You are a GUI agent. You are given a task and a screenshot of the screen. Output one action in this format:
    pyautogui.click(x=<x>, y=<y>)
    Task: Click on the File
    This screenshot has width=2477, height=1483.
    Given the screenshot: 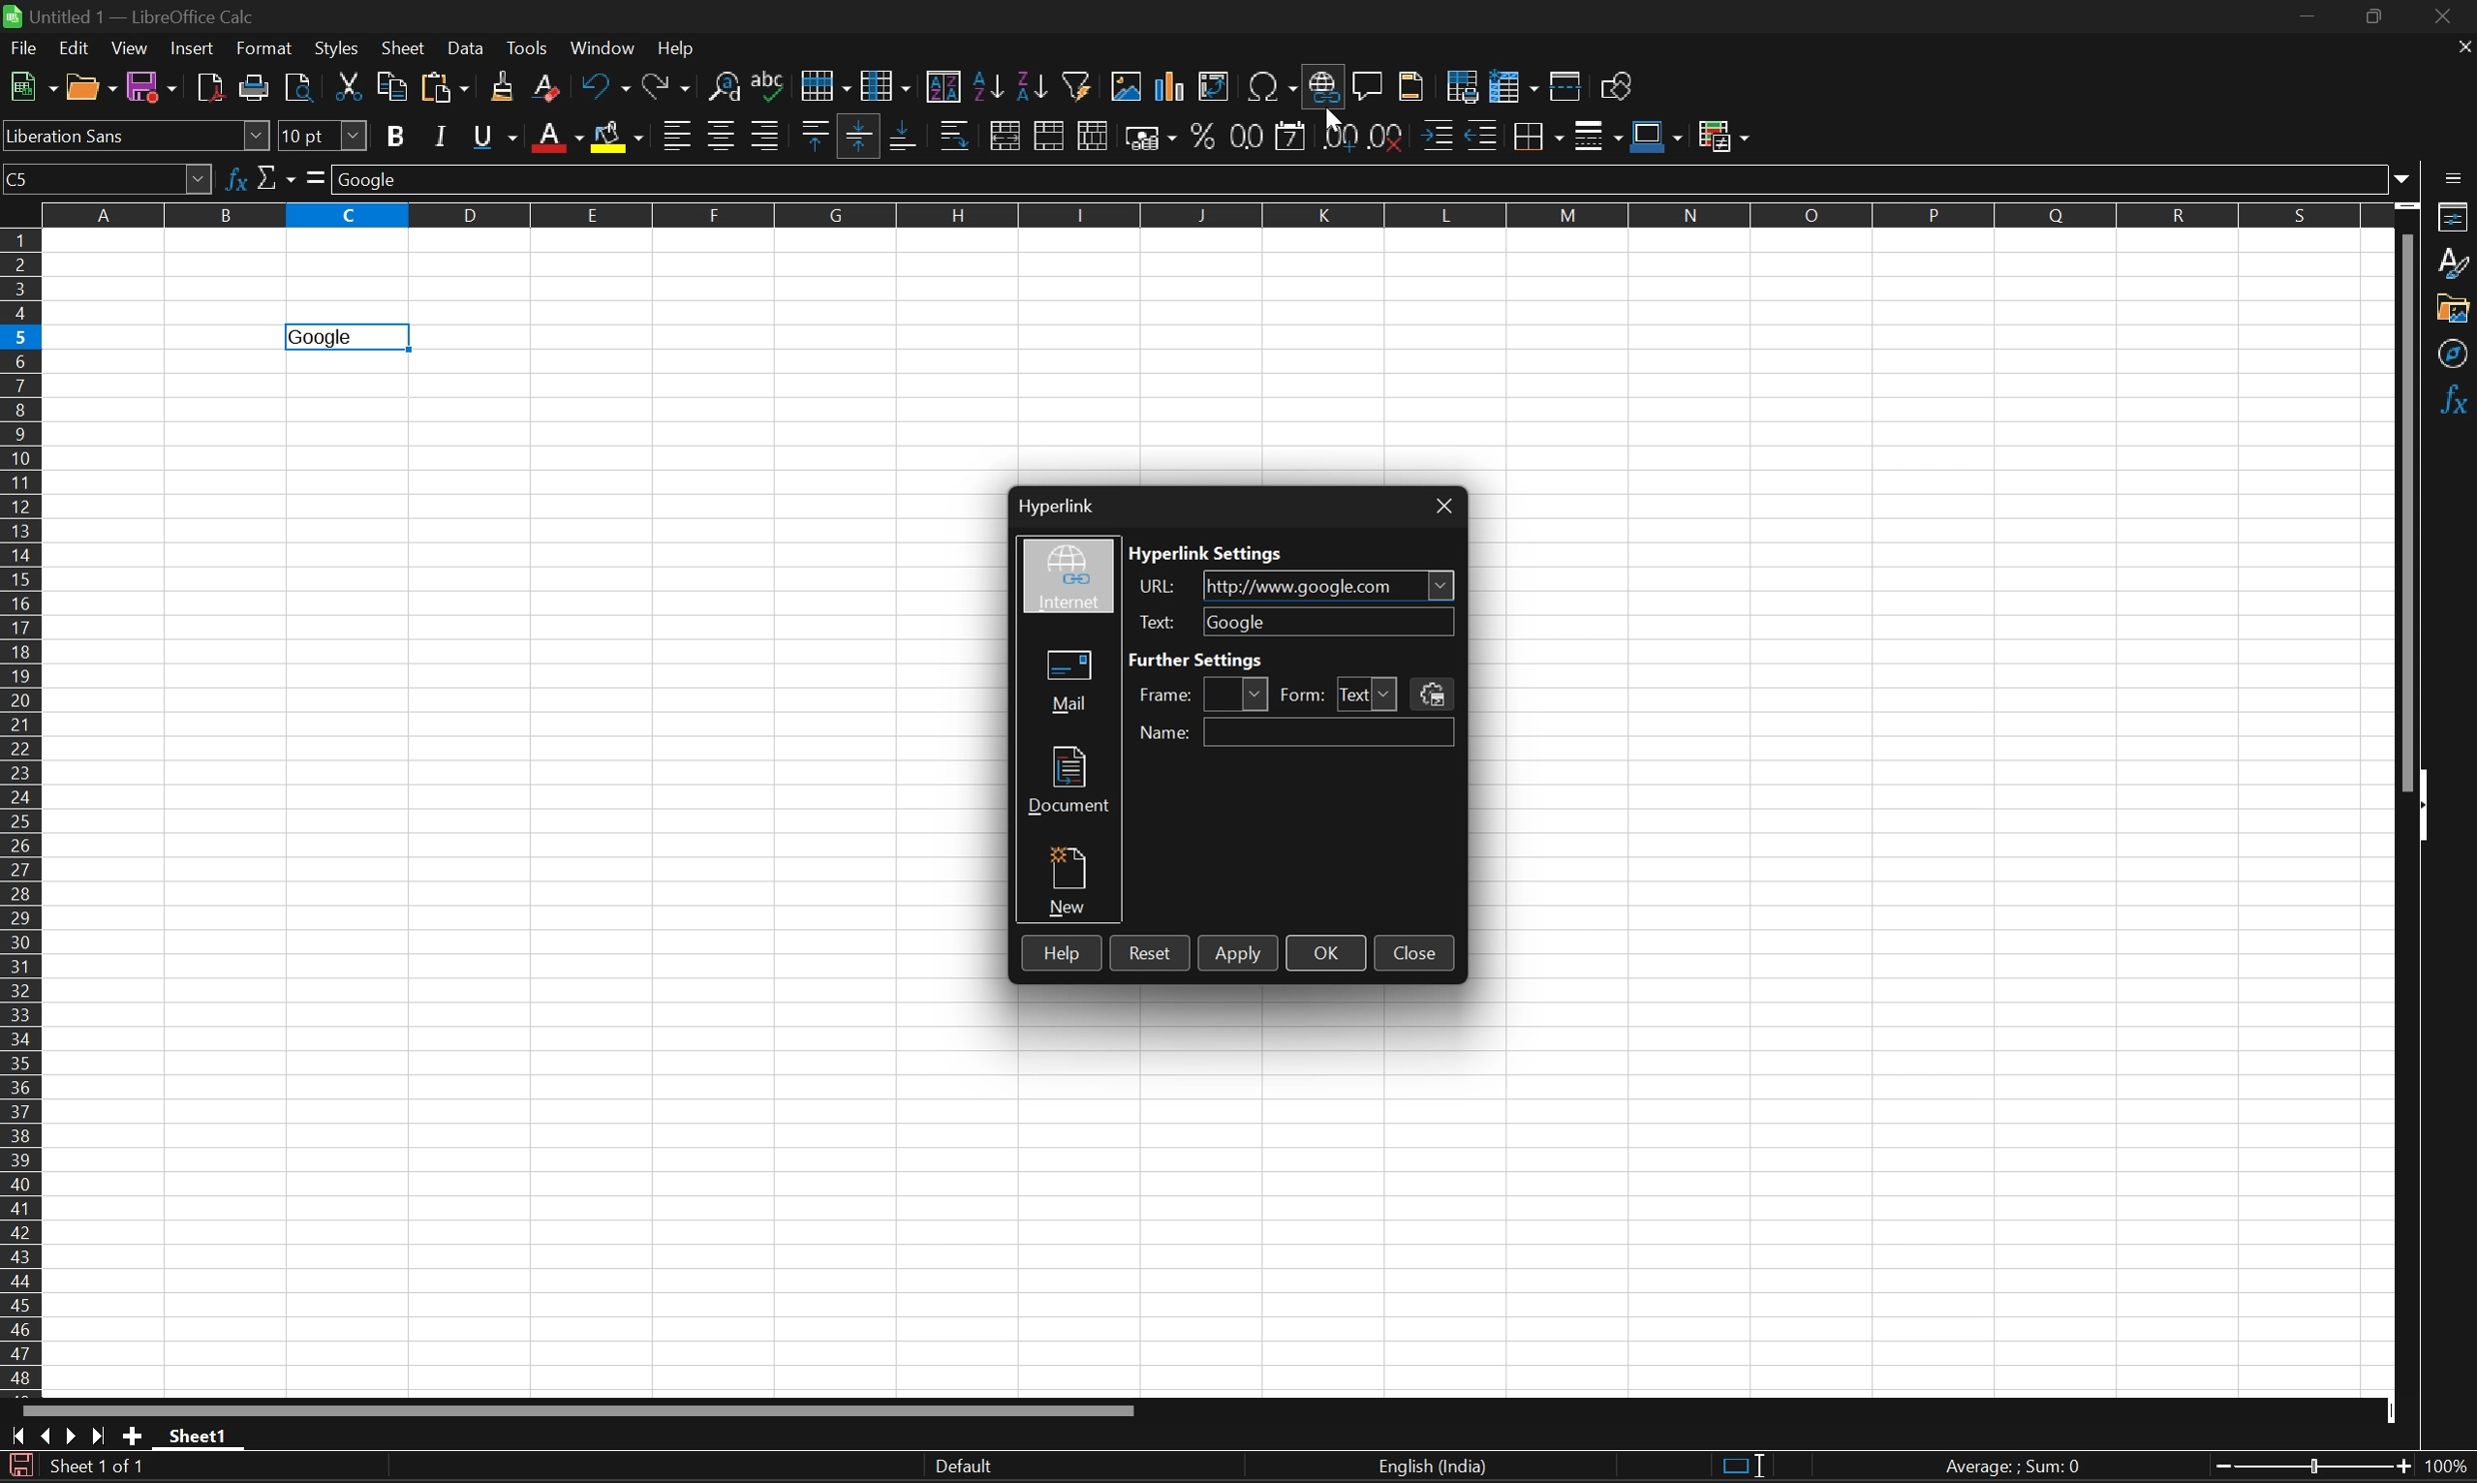 What is the action you would take?
    pyautogui.click(x=25, y=48)
    